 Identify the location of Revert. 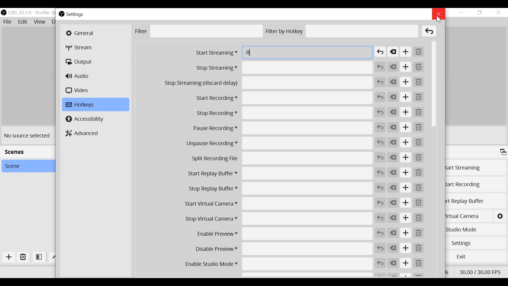
(380, 233).